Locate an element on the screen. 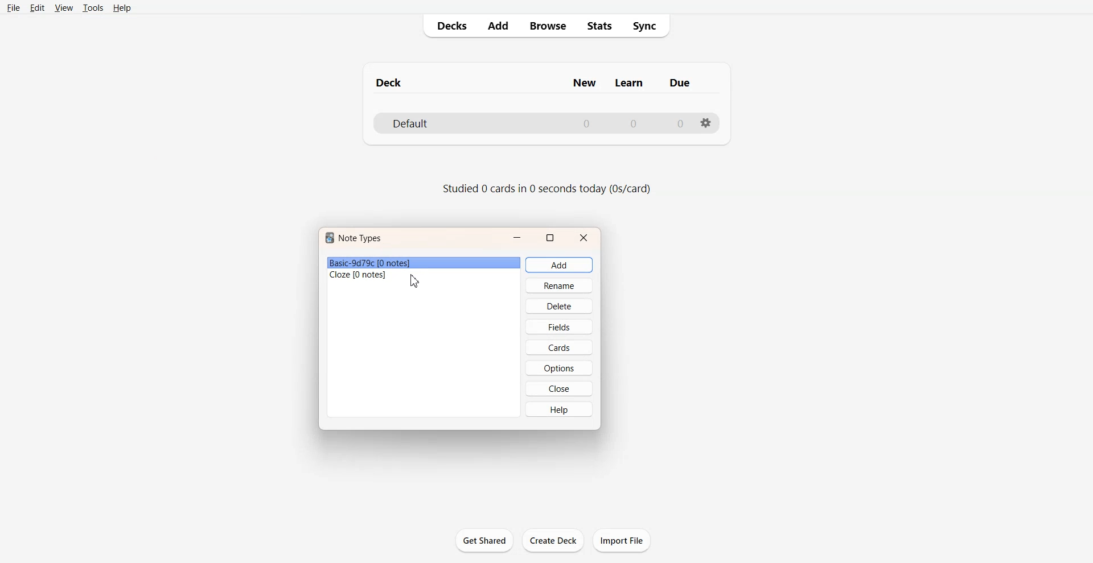 The image size is (1093, 563). Help is located at coordinates (121, 7).